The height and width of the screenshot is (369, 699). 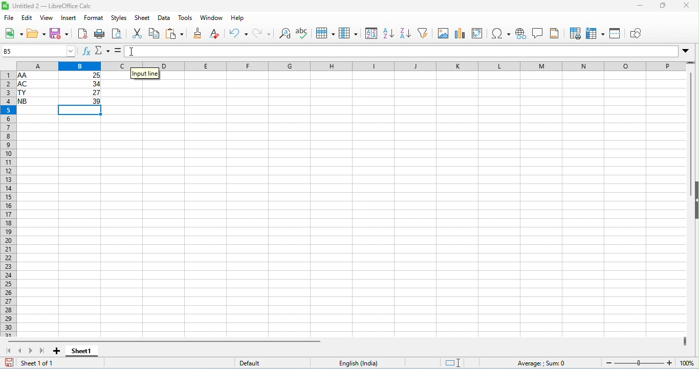 I want to click on standard selection, so click(x=454, y=363).